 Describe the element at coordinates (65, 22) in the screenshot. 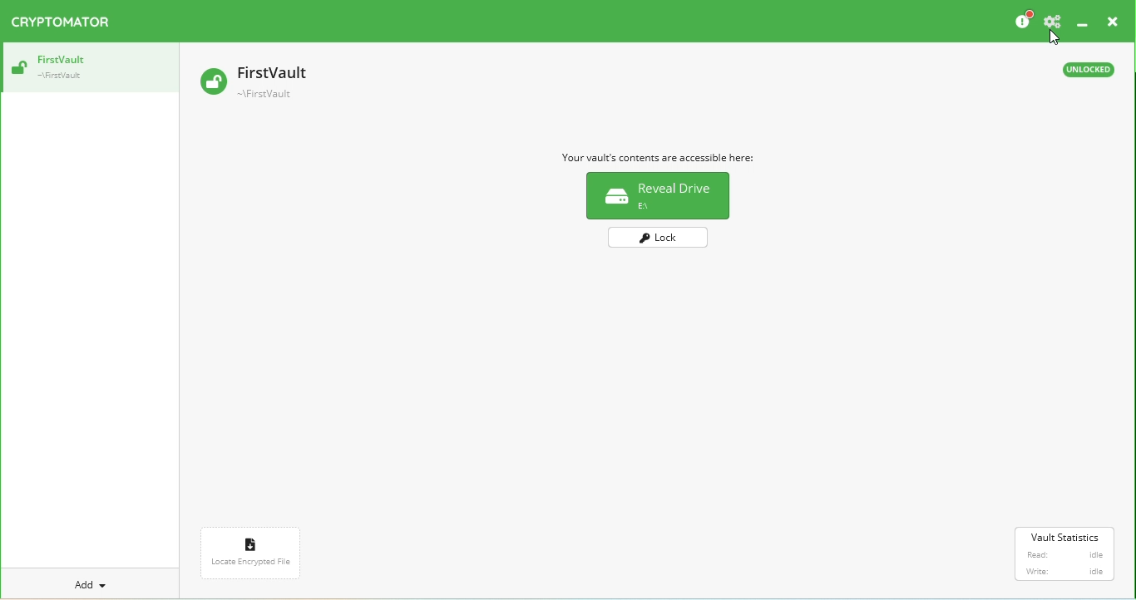

I see `Cryptomator logo` at that location.